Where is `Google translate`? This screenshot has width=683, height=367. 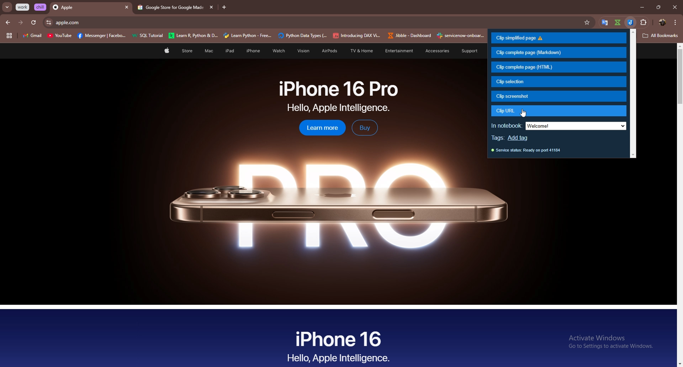 Google translate is located at coordinates (605, 23).